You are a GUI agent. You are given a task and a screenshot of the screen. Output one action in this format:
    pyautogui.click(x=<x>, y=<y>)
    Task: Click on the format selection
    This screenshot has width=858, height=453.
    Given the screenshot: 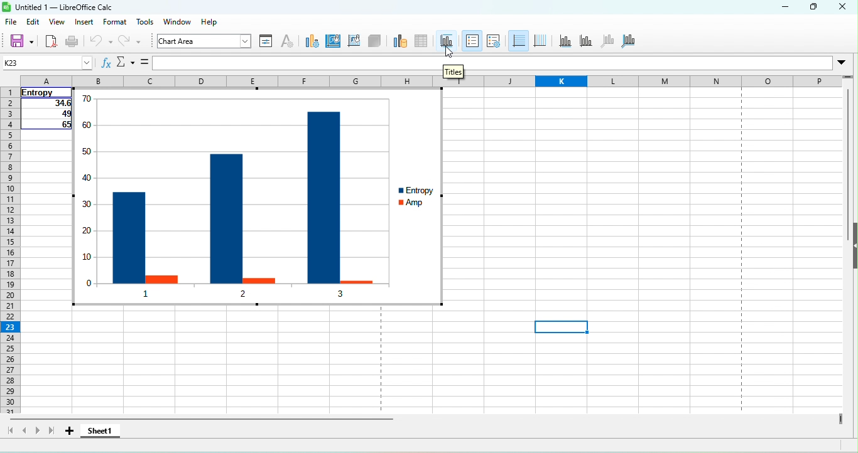 What is the action you would take?
    pyautogui.click(x=267, y=42)
    